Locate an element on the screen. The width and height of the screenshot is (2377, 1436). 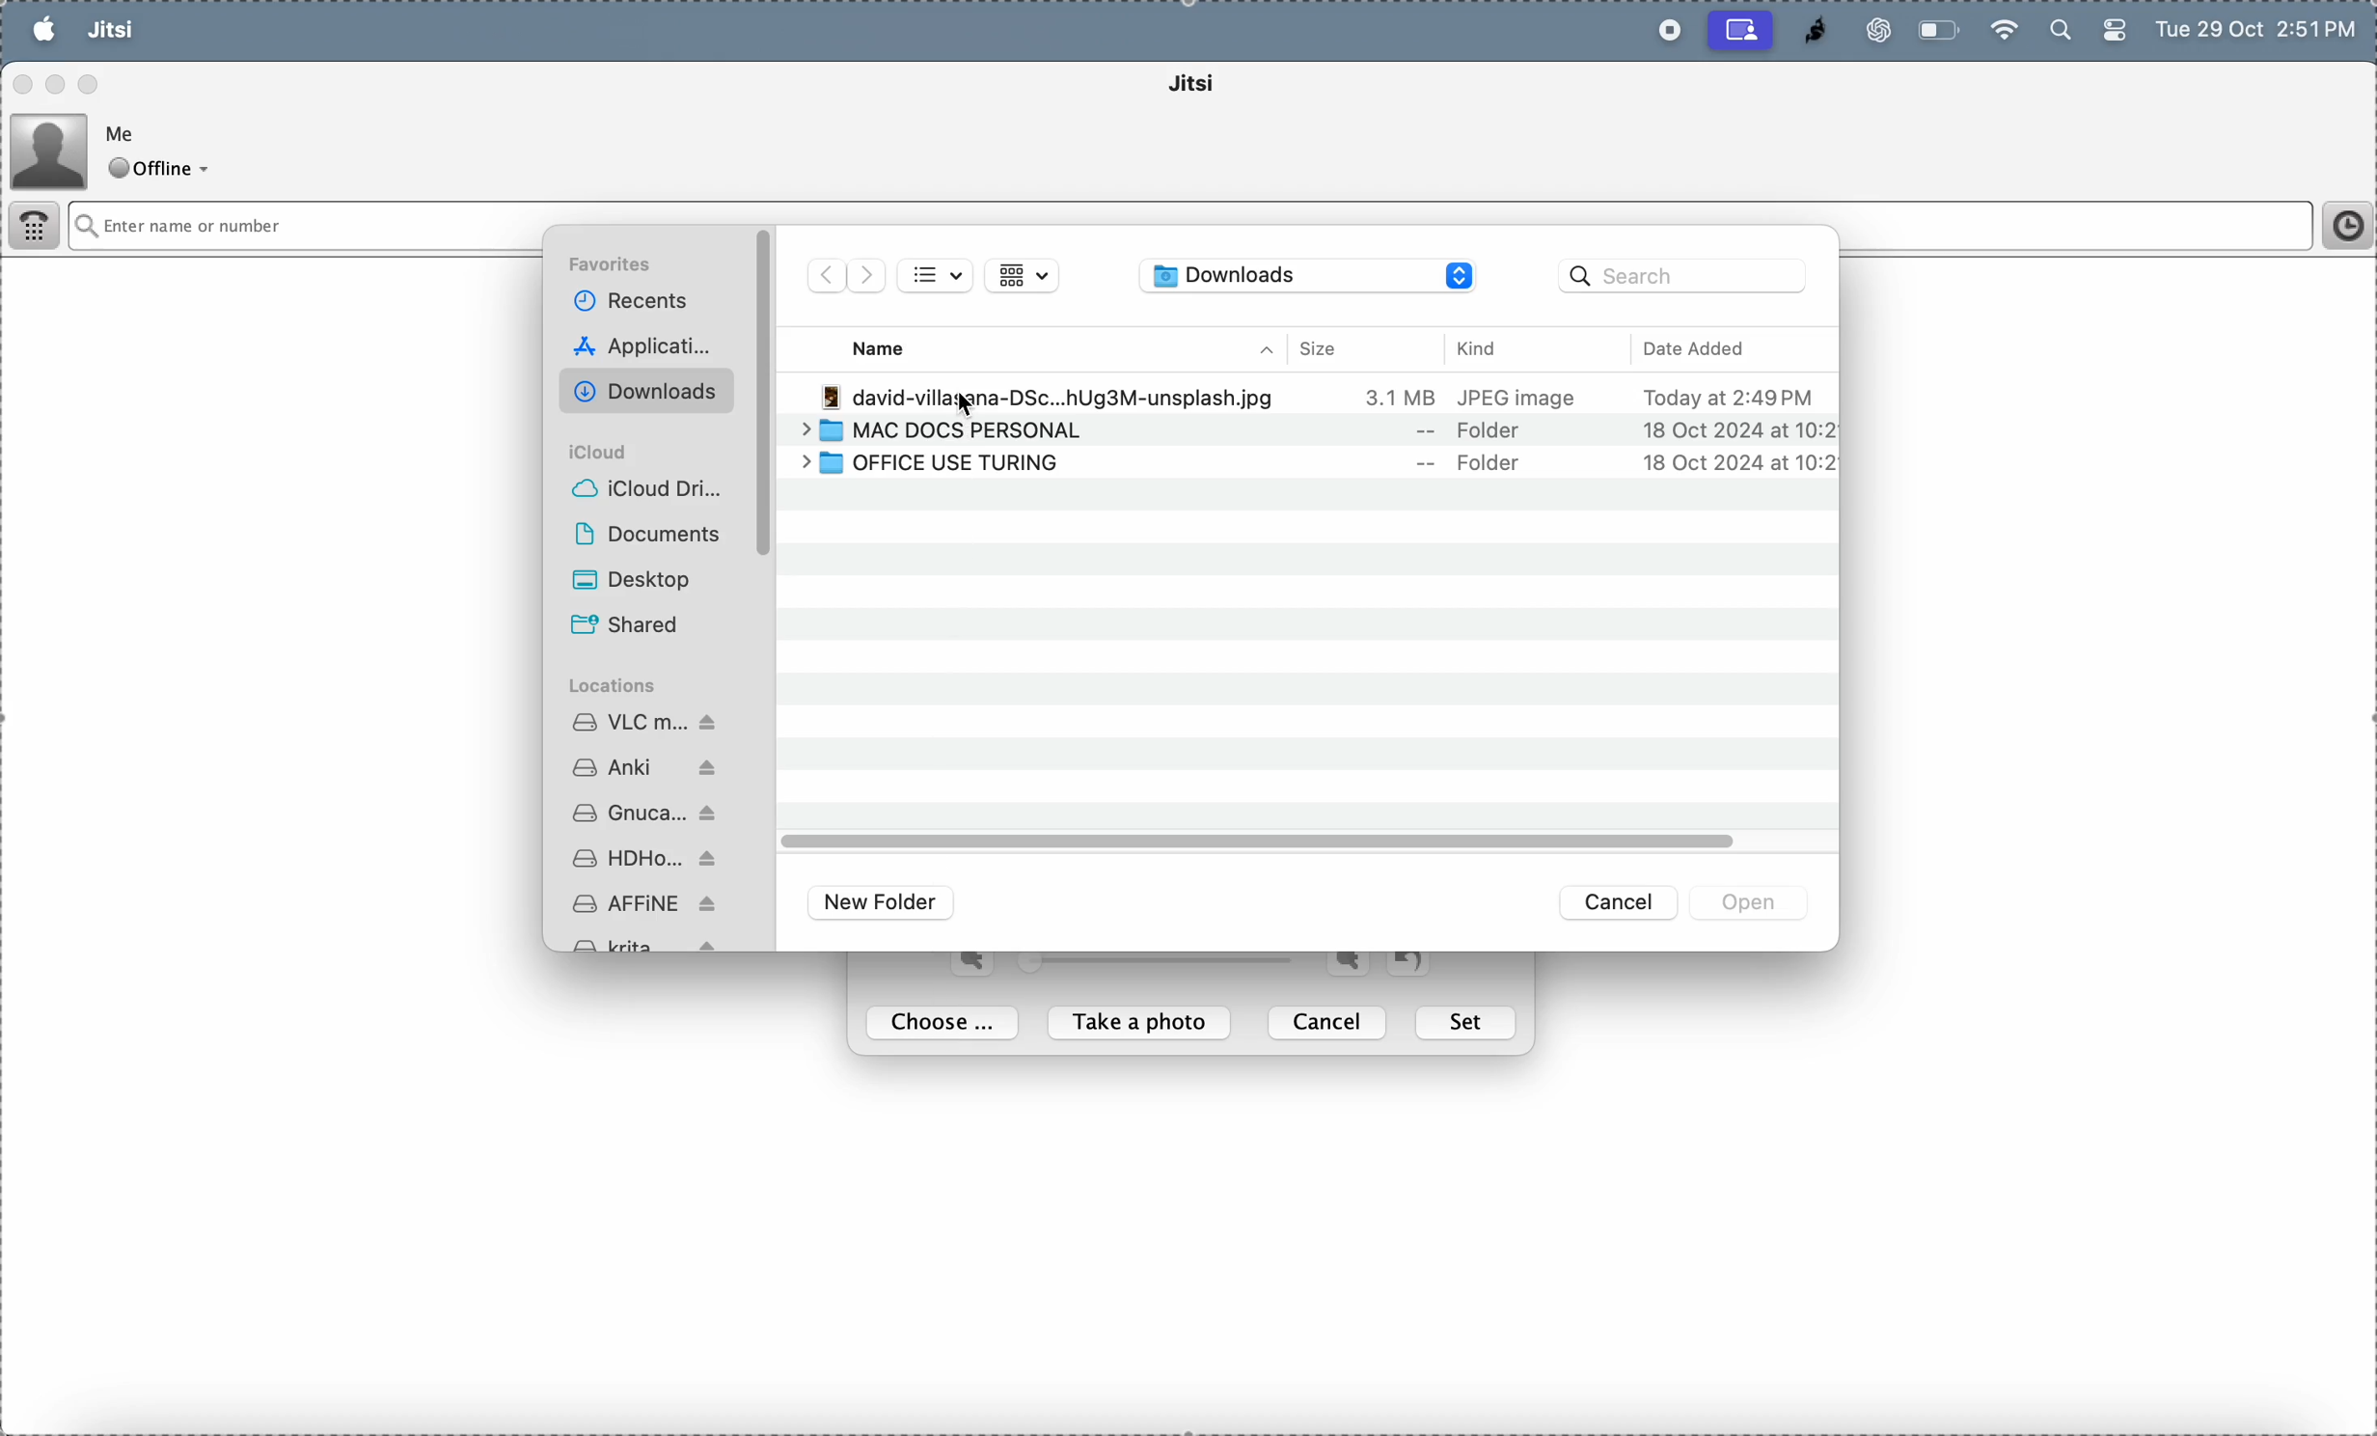
> 7 MAC DOCS PERSONAL -- Folder 18 Oct 2024 at 10:2] is located at coordinates (1309, 431).